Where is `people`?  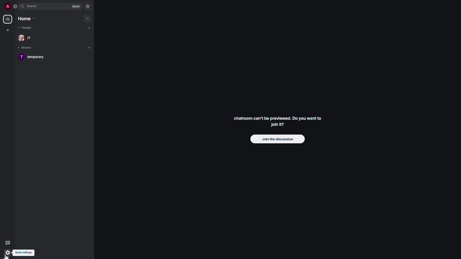 people is located at coordinates (26, 28).